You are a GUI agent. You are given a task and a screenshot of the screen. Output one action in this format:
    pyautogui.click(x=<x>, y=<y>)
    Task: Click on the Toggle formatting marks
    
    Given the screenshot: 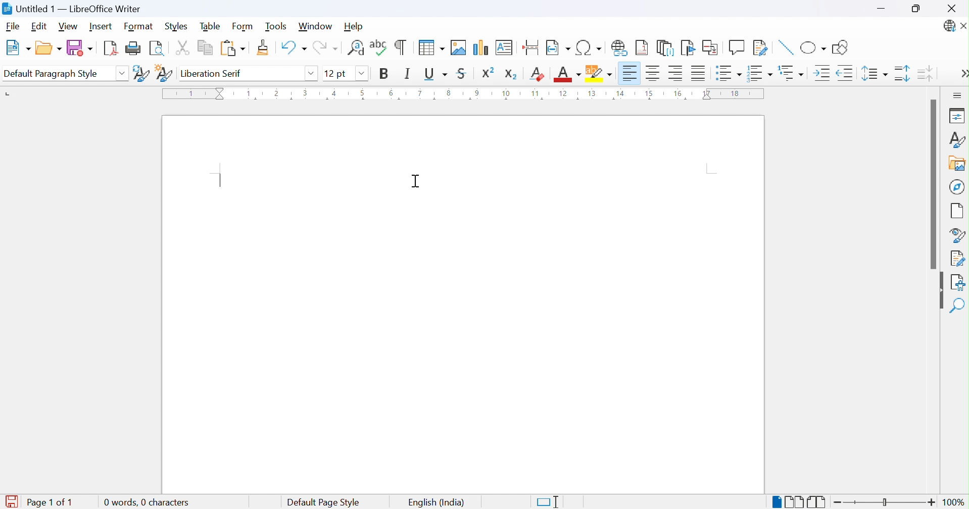 What is the action you would take?
    pyautogui.click(x=402, y=46)
    